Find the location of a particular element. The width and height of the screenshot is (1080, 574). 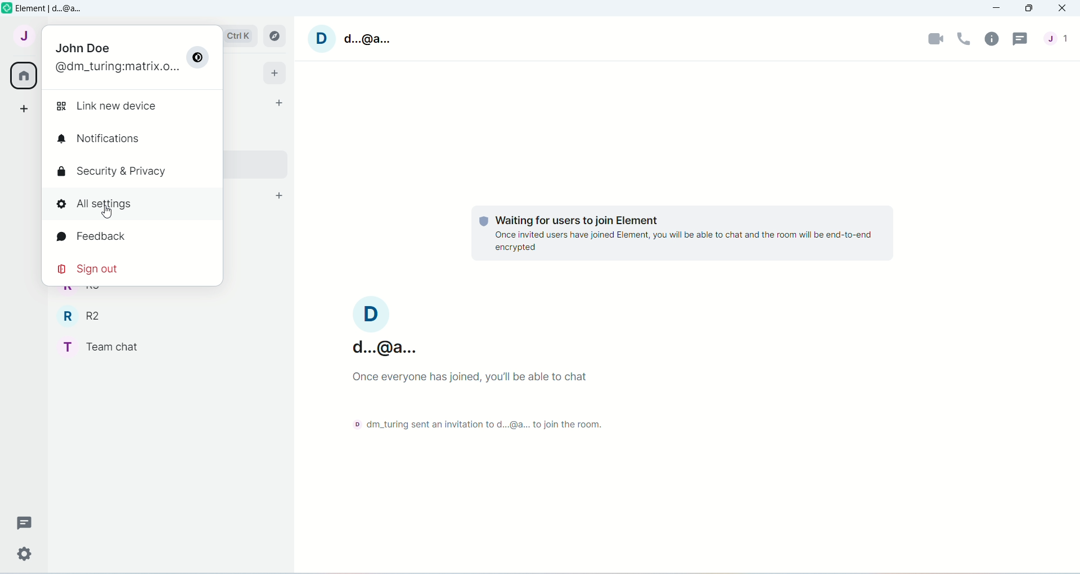

once invited users have joined element,you will be able to chat and the room will be end to end encrypted is located at coordinates (689, 242).